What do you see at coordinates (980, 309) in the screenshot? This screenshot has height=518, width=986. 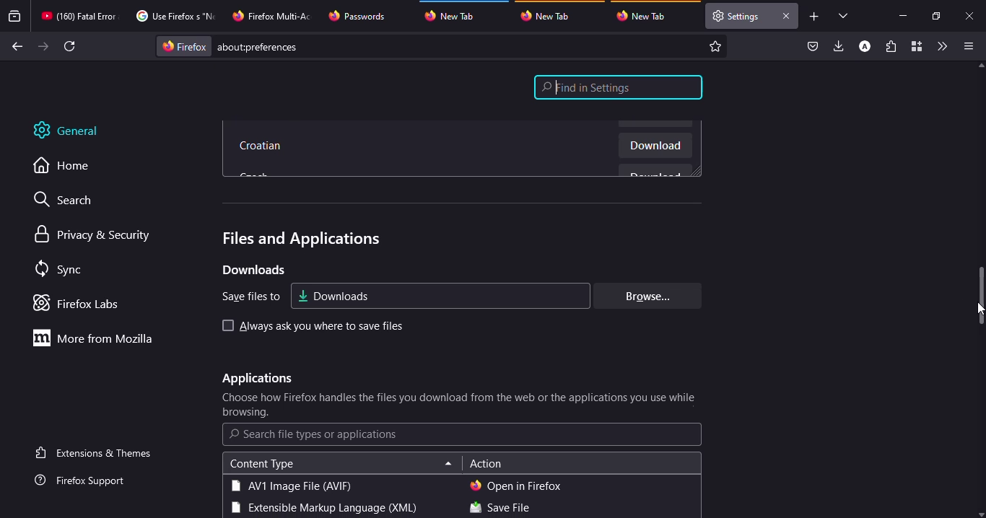 I see `cursor` at bounding box center [980, 309].